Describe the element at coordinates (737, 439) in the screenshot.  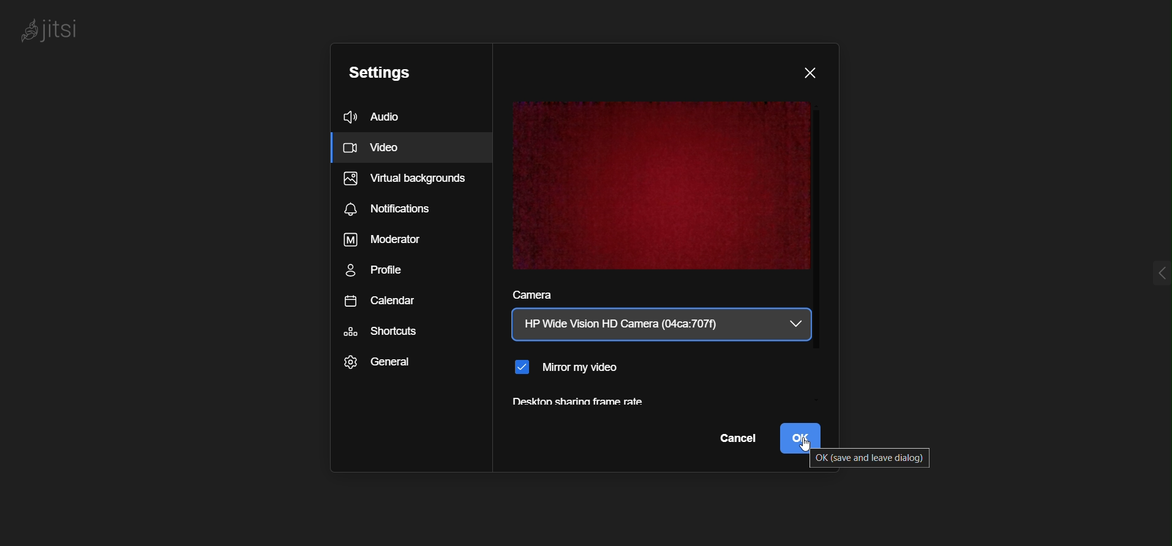
I see `cancel` at that location.